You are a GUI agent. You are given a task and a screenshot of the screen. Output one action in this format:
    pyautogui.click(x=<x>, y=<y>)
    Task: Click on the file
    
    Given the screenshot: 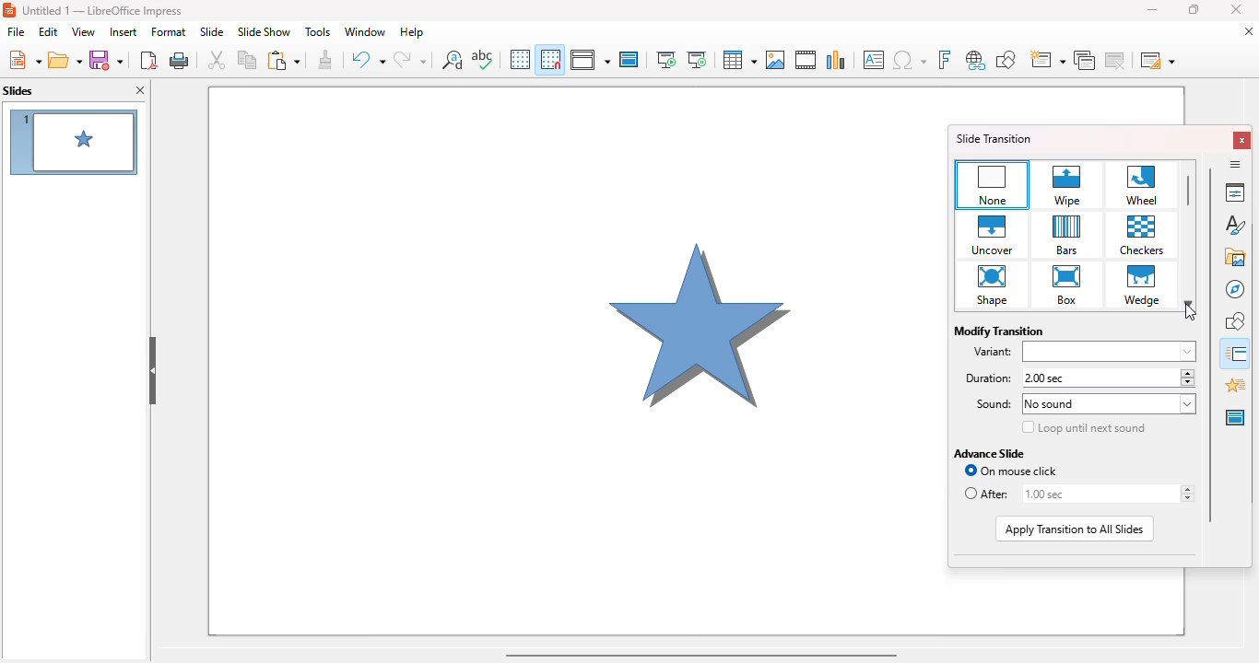 What is the action you would take?
    pyautogui.click(x=17, y=31)
    